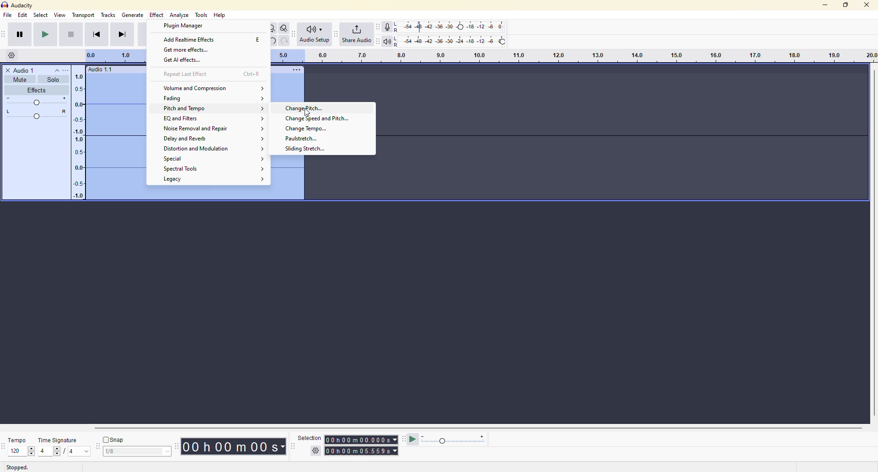  What do you see at coordinates (21, 70) in the screenshot?
I see `audio 1` at bounding box center [21, 70].